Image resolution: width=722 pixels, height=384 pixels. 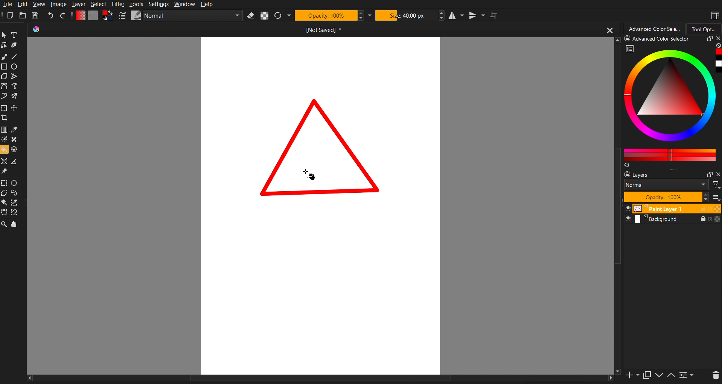 I want to click on Advanced Color Selector, so click(x=655, y=28).